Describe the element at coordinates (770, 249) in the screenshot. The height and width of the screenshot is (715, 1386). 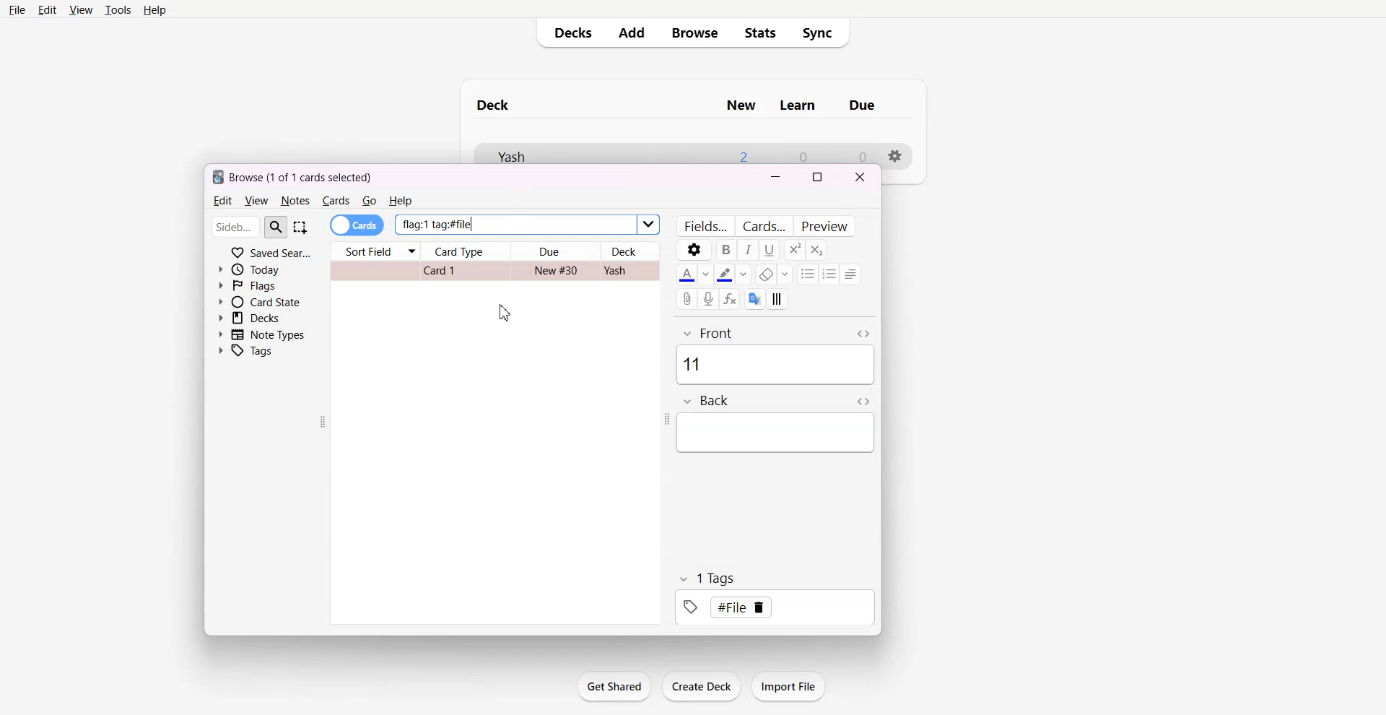
I see `Underline` at that location.